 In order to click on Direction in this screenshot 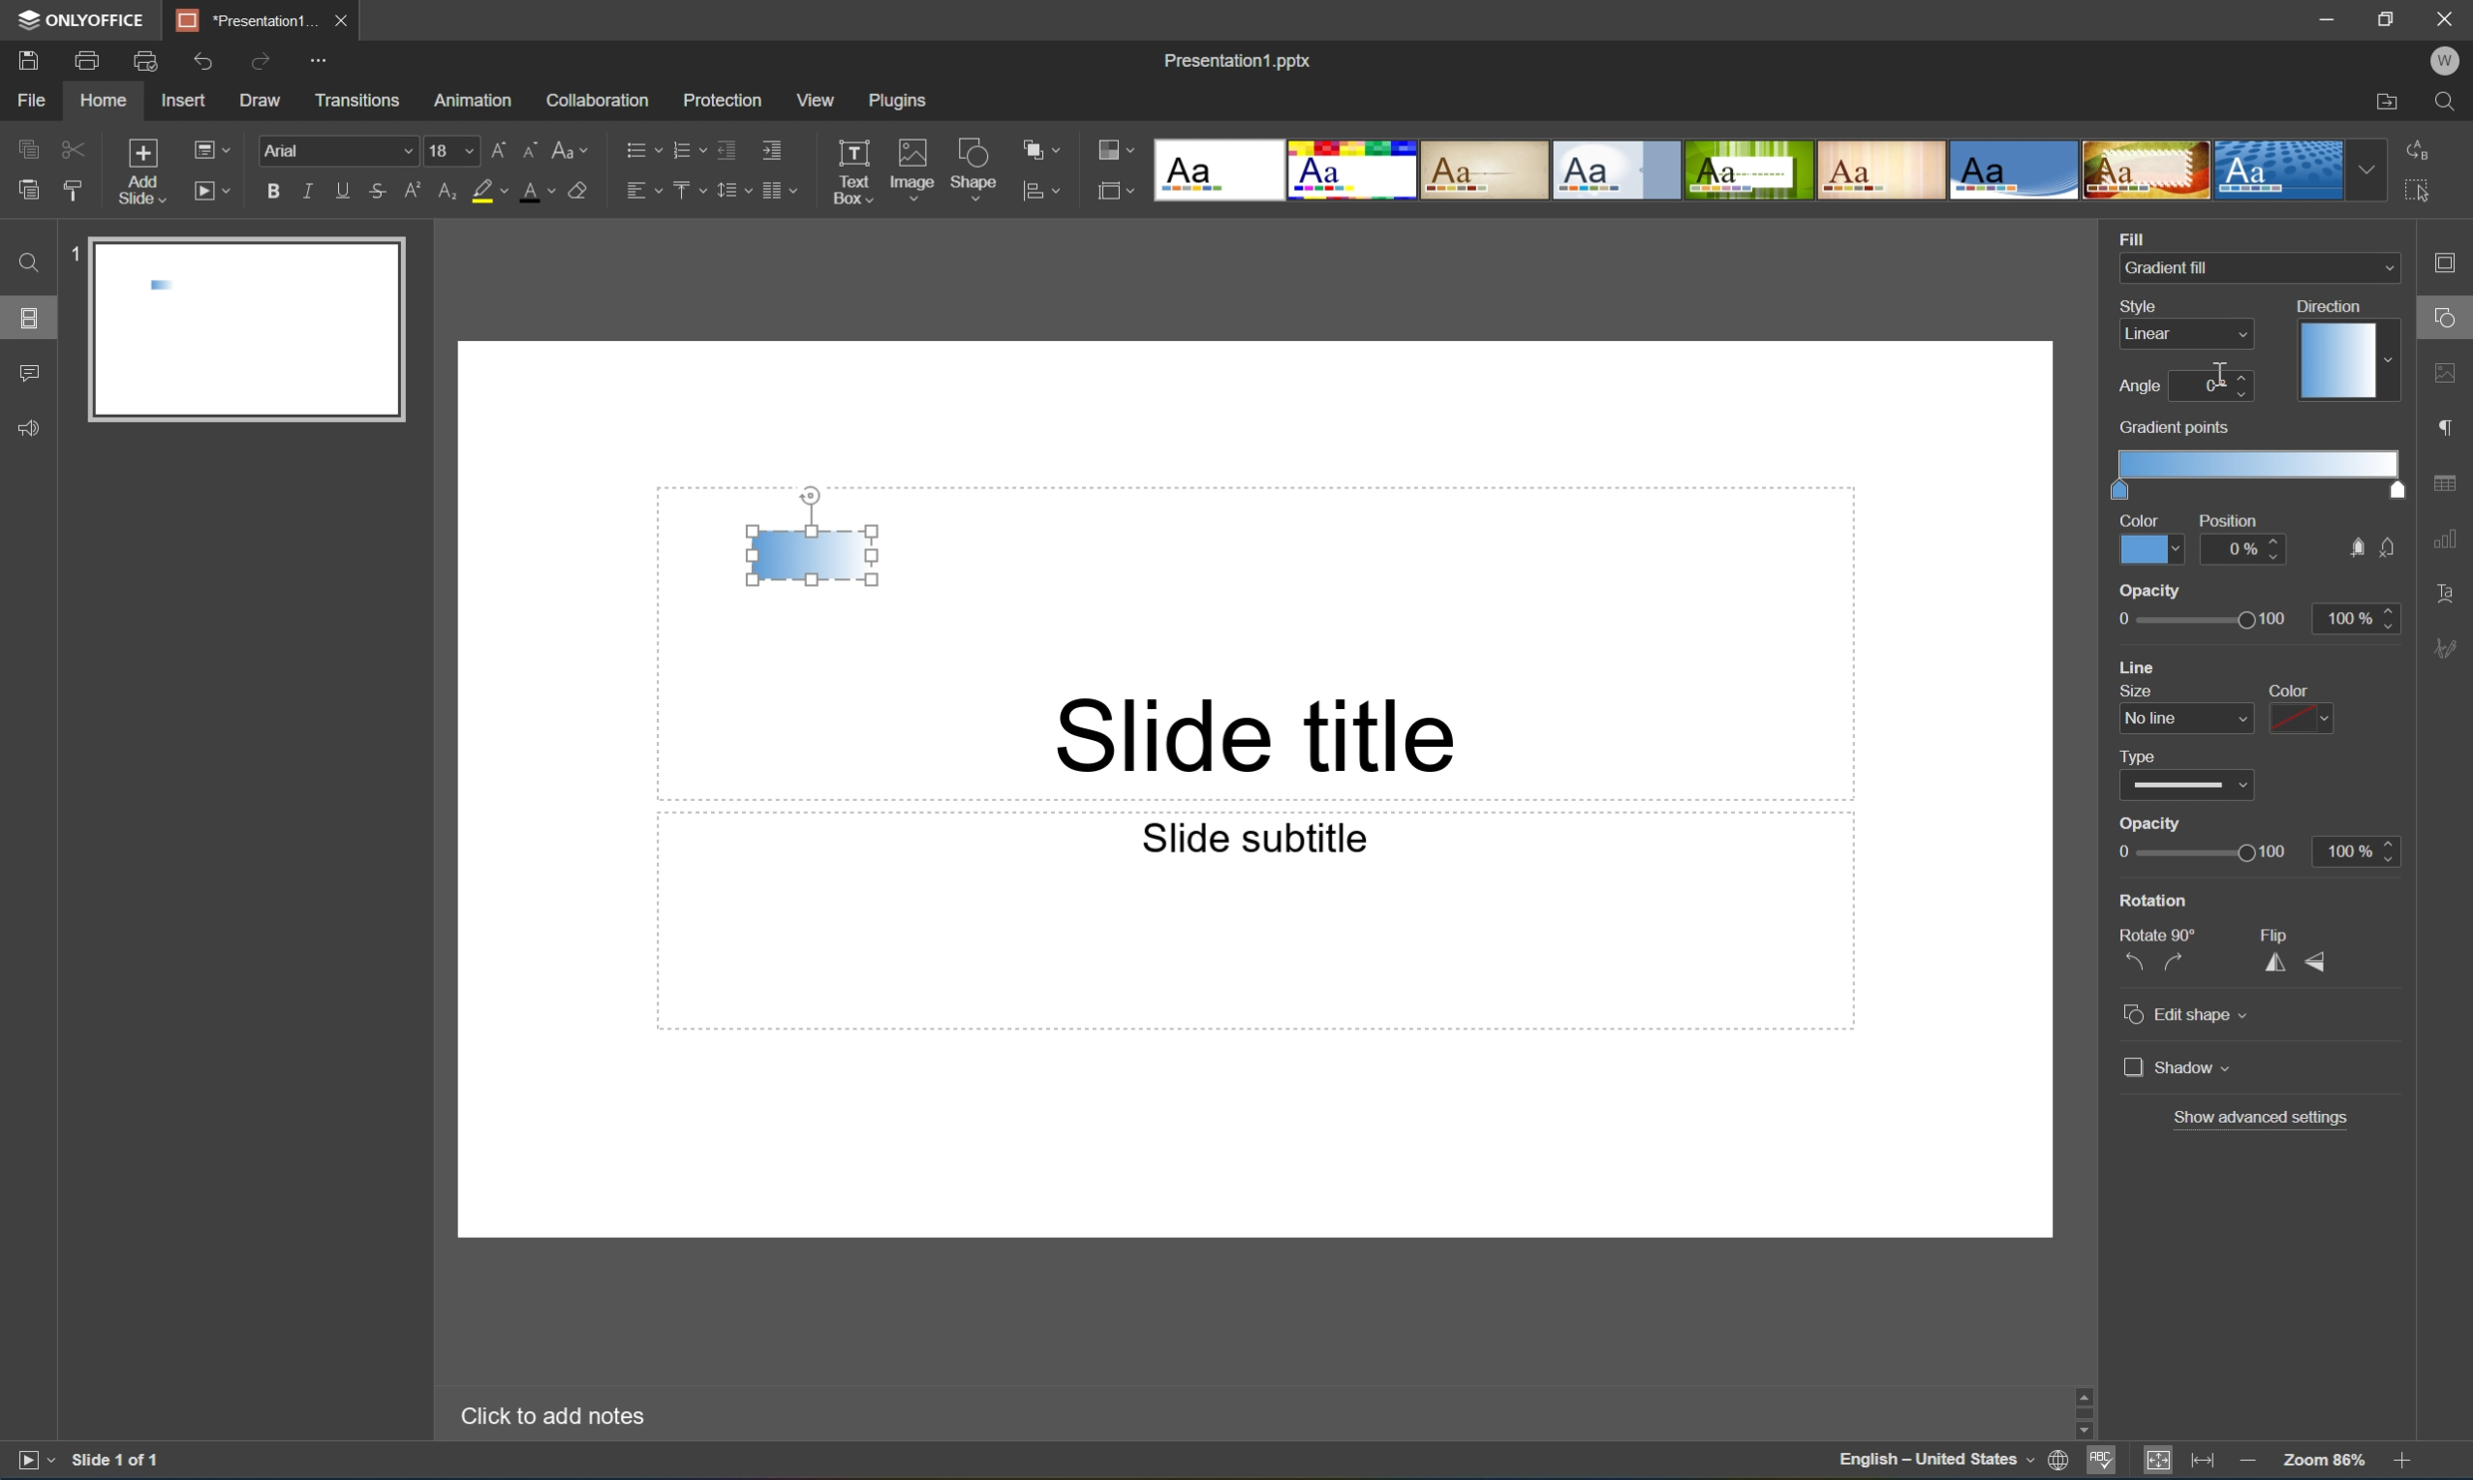, I will do `click(2326, 304)`.